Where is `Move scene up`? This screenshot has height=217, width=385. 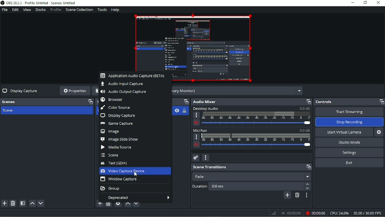 Move scene up is located at coordinates (32, 204).